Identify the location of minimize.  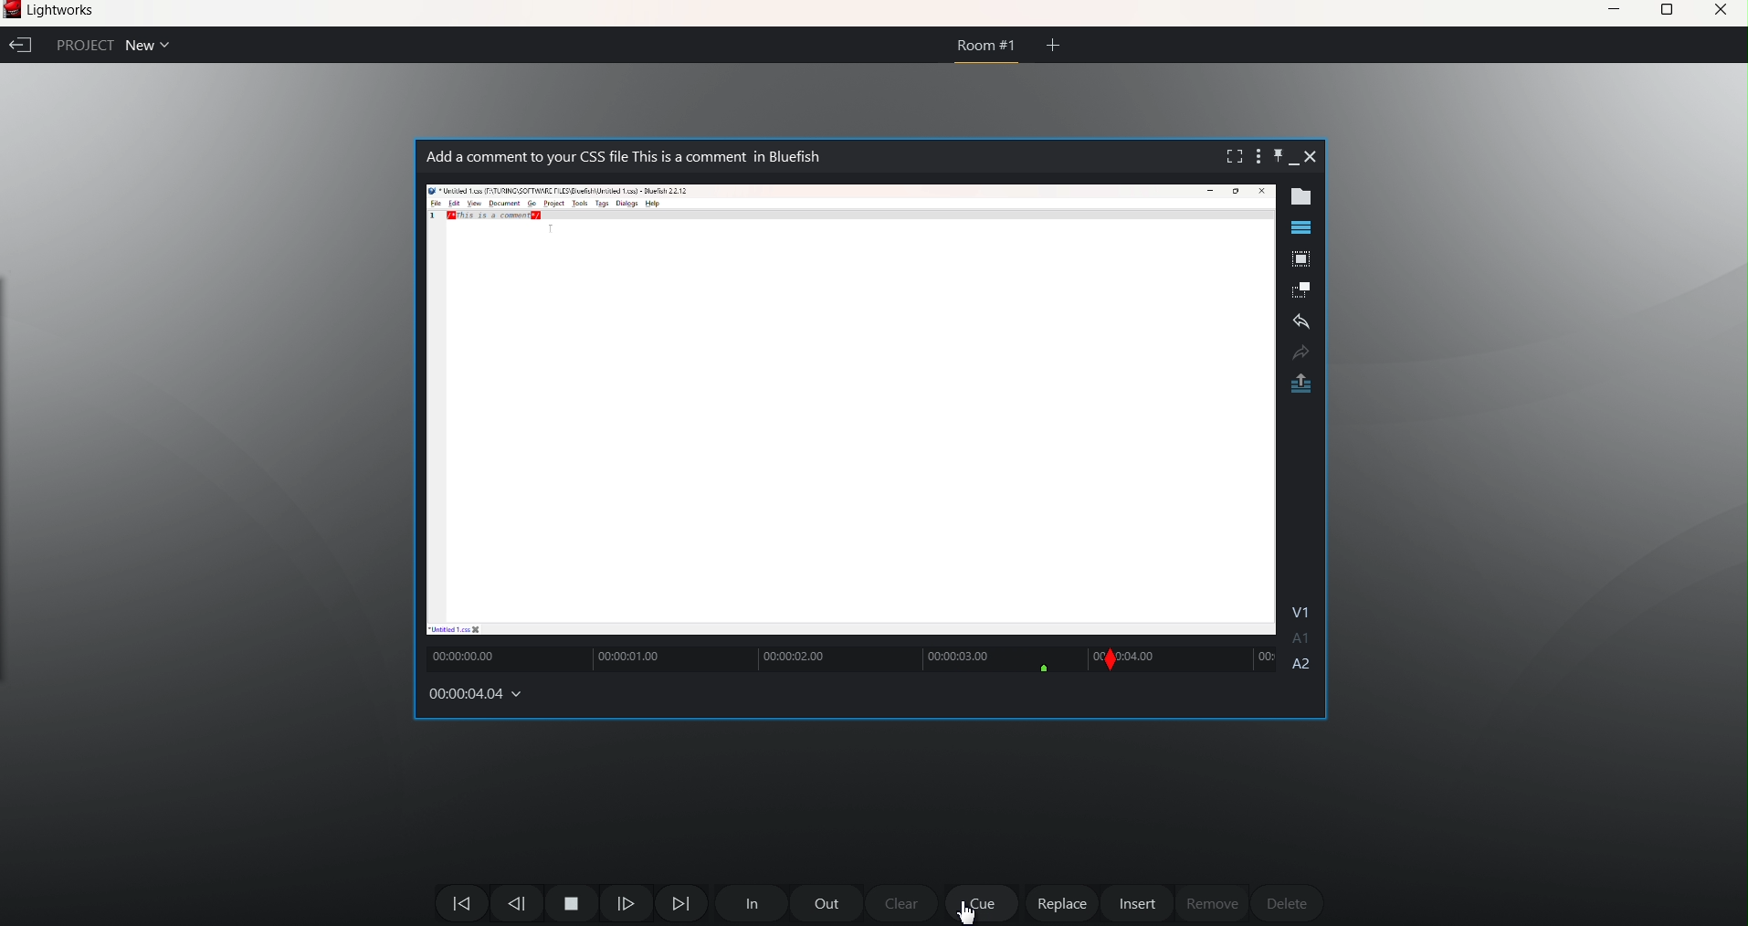
(1611, 9).